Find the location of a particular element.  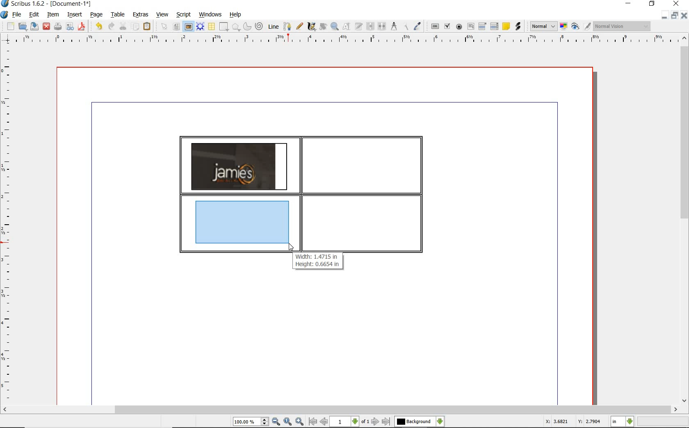

bezier curve is located at coordinates (287, 26).